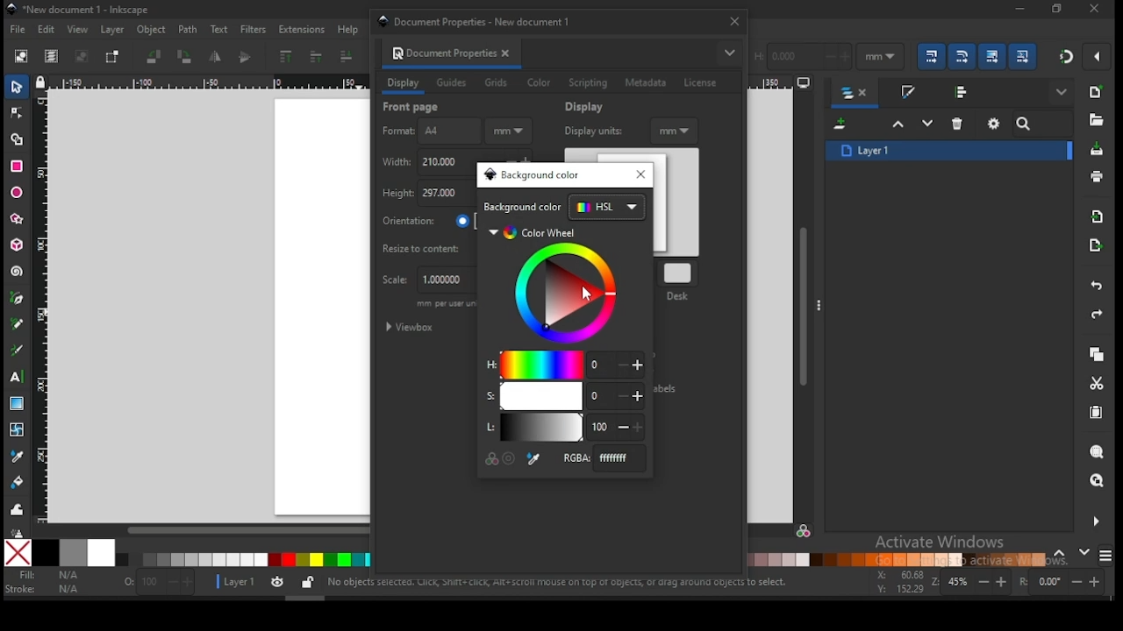  What do you see at coordinates (1022, 55) in the screenshot?
I see `move patterns along with objects` at bounding box center [1022, 55].